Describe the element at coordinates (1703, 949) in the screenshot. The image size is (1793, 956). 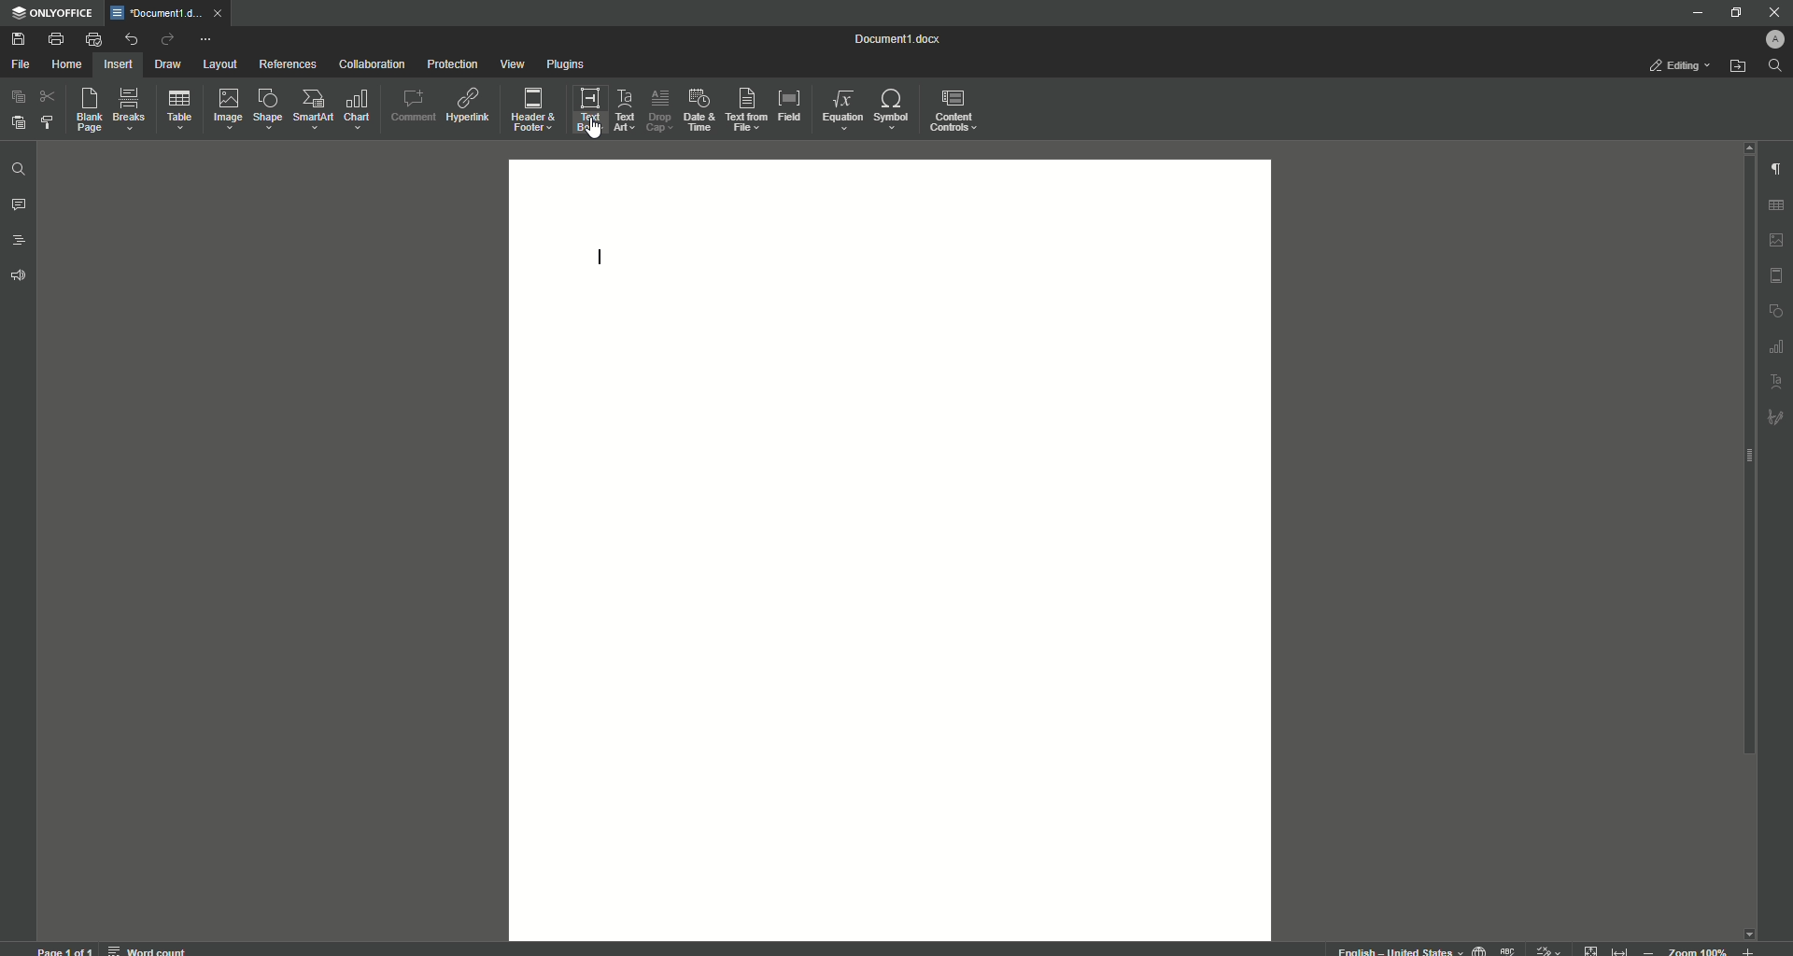
I see `zoom out or zoom in` at that location.